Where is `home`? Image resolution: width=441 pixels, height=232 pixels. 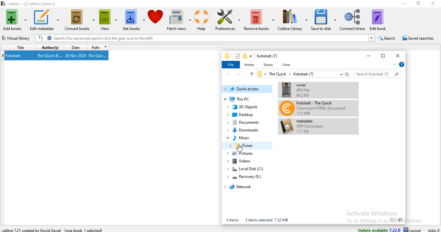 home is located at coordinates (250, 64).